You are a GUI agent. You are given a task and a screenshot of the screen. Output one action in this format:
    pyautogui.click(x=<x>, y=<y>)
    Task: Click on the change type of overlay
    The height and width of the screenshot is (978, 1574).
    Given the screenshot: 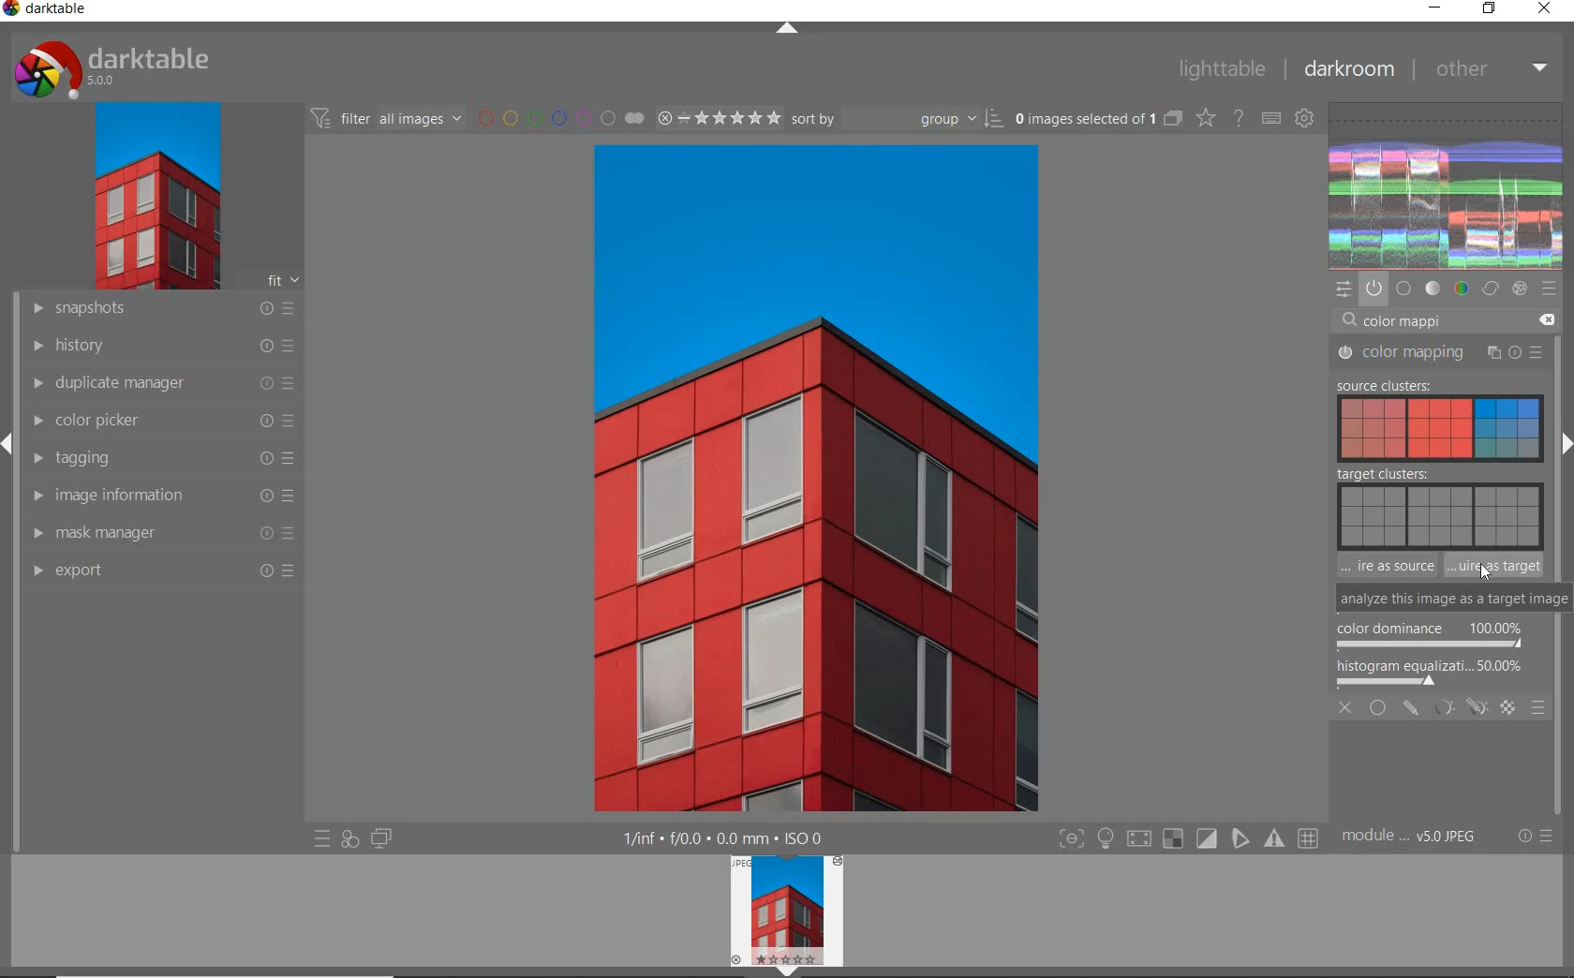 What is the action you would take?
    pyautogui.click(x=1204, y=118)
    